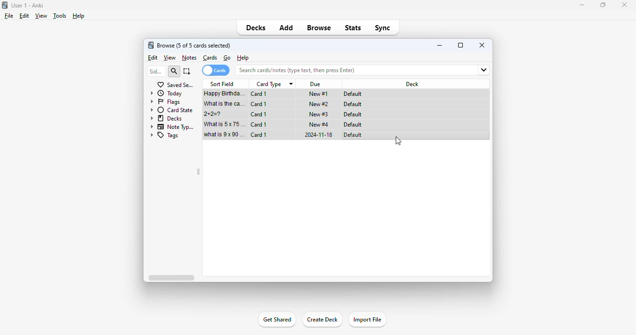 This screenshot has height=335, width=636. I want to click on what is 5x75=?, so click(223, 124).